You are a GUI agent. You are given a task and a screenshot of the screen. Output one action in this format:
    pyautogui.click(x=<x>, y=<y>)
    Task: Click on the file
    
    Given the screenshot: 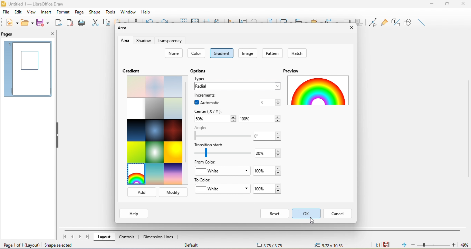 What is the action you would take?
    pyautogui.click(x=6, y=13)
    